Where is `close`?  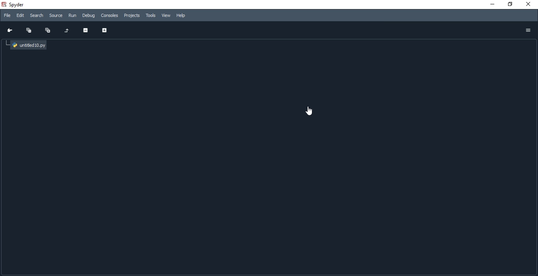 close is located at coordinates (529, 6).